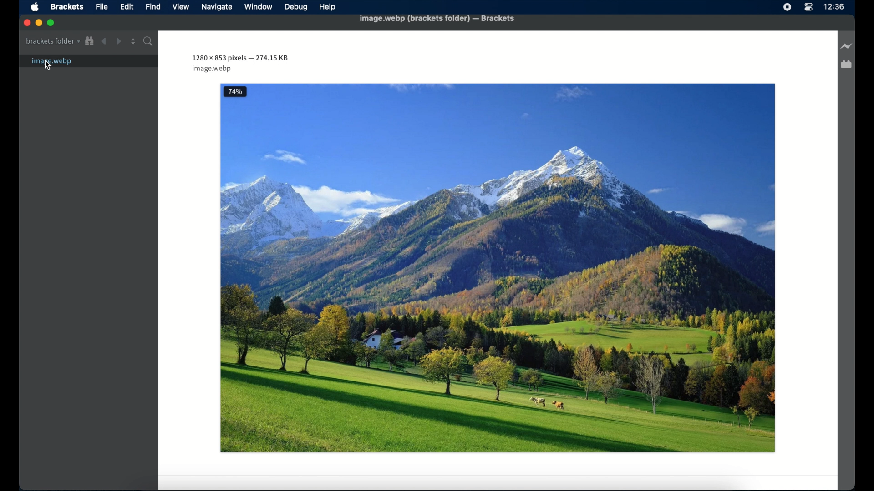 The height and width of the screenshot is (491, 874). I want to click on image.webp, so click(212, 69).